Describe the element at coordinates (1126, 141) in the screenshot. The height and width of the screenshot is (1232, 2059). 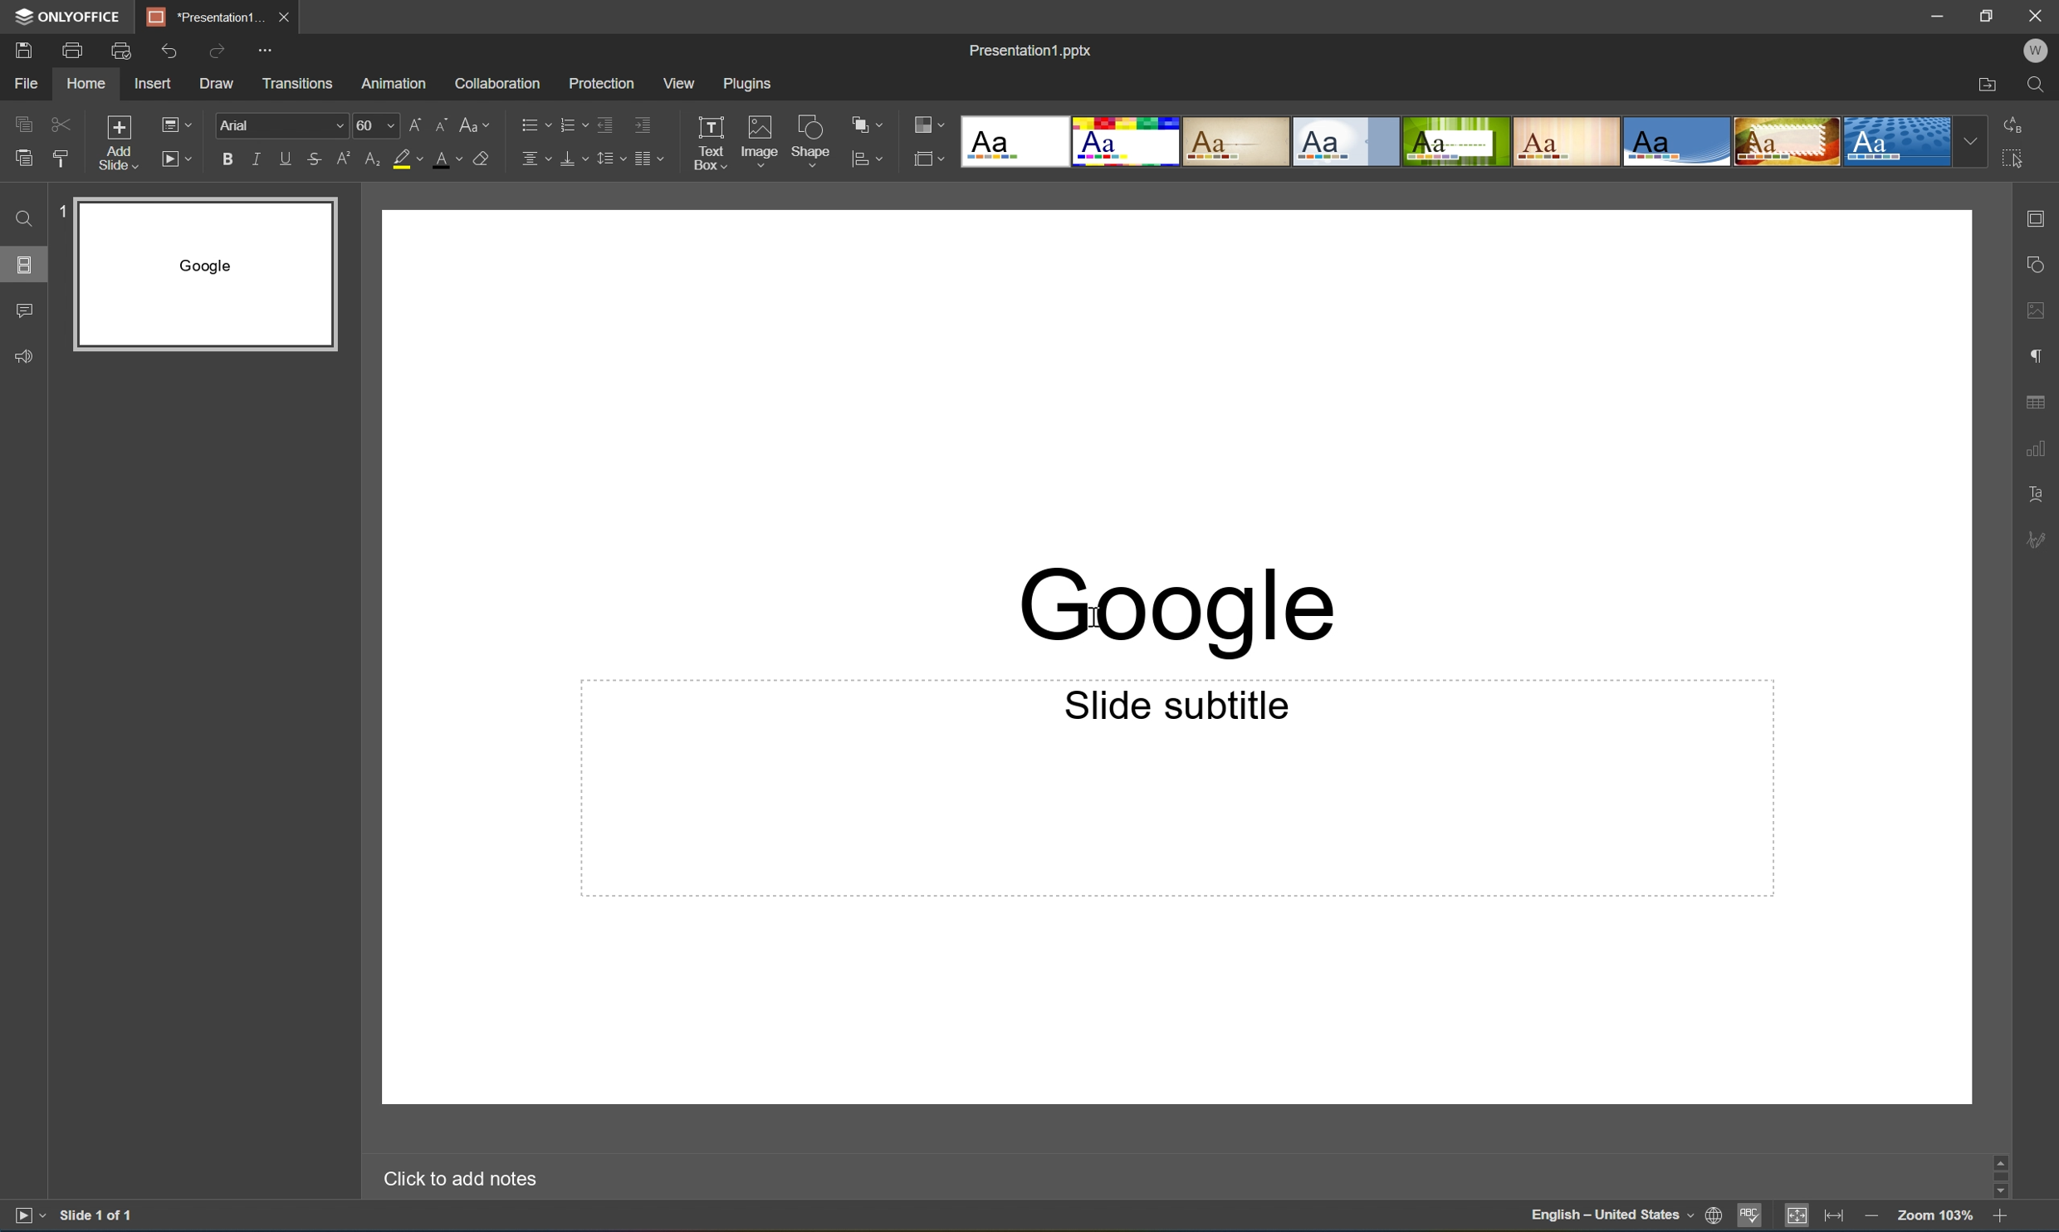
I see `Basic` at that location.